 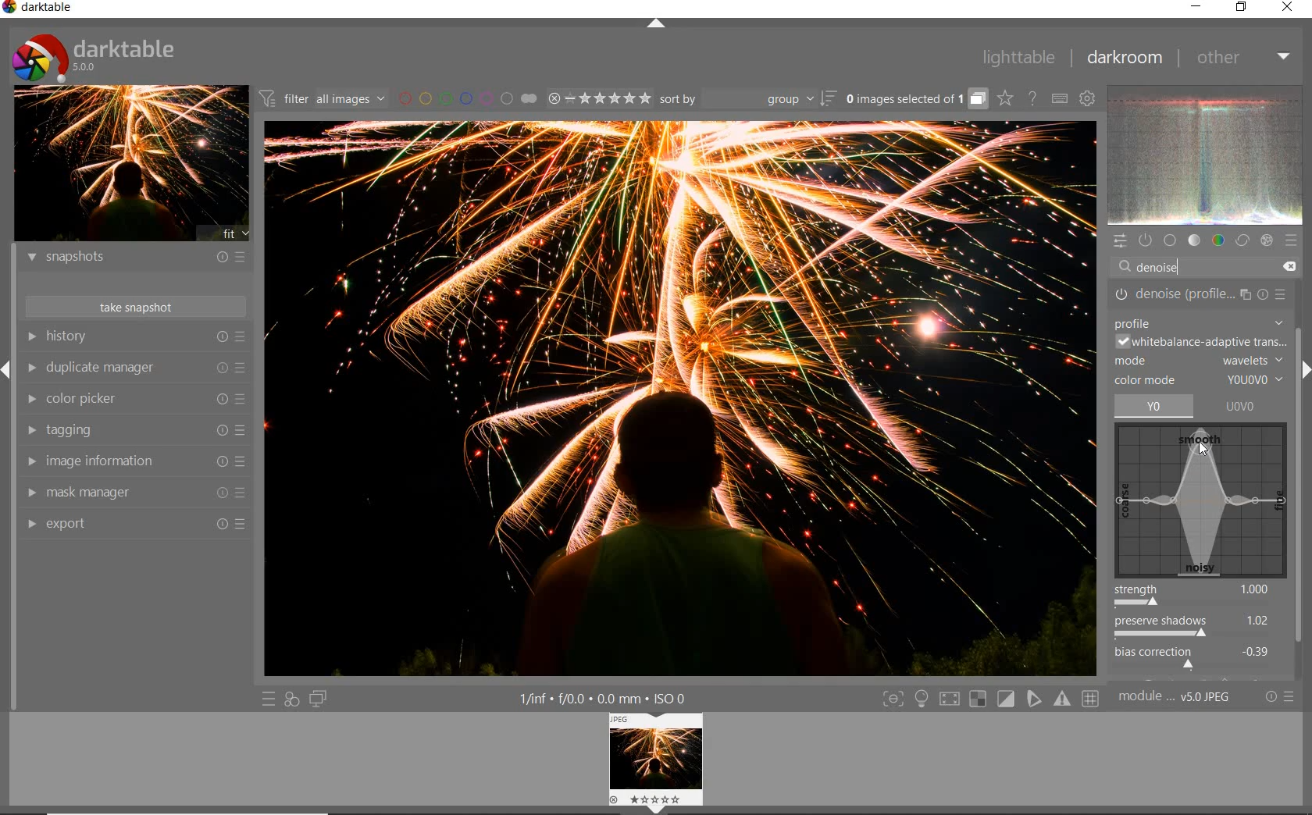 I want to click on filter images by color labels, so click(x=465, y=98).